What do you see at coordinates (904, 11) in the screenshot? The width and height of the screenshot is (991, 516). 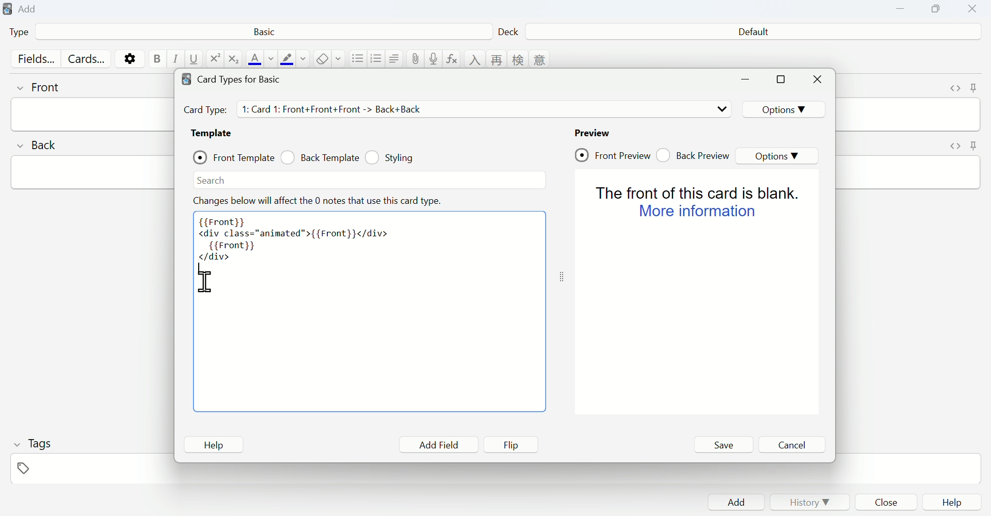 I see `Minimize` at bounding box center [904, 11].